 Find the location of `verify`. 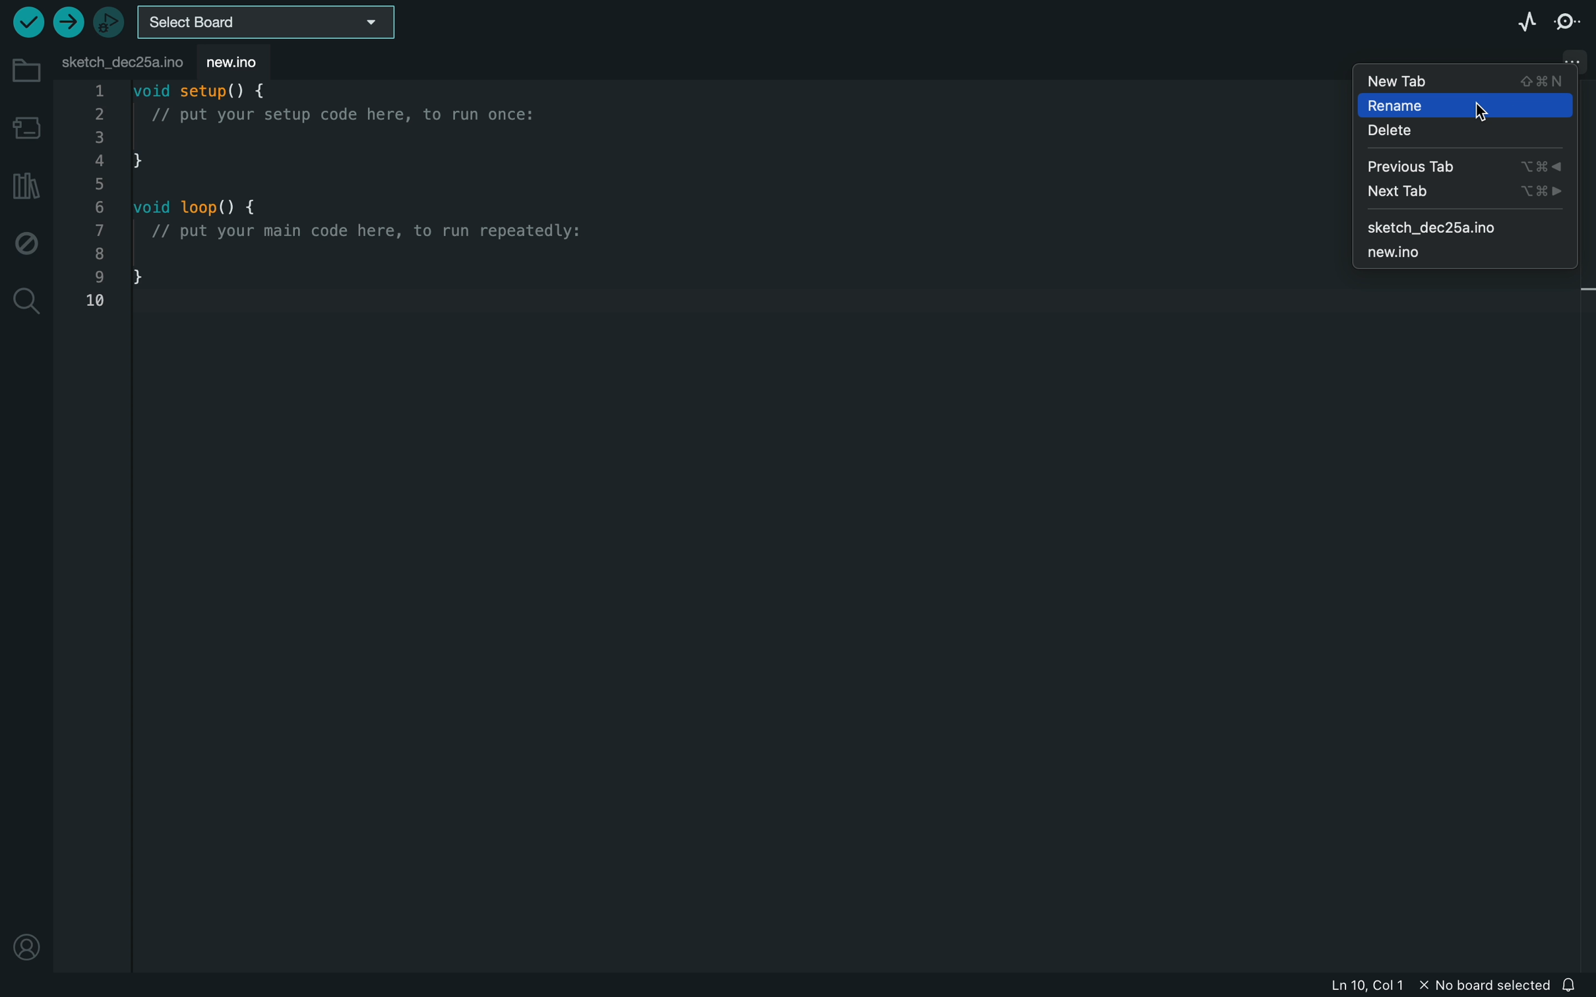

verify is located at coordinates (25, 23).